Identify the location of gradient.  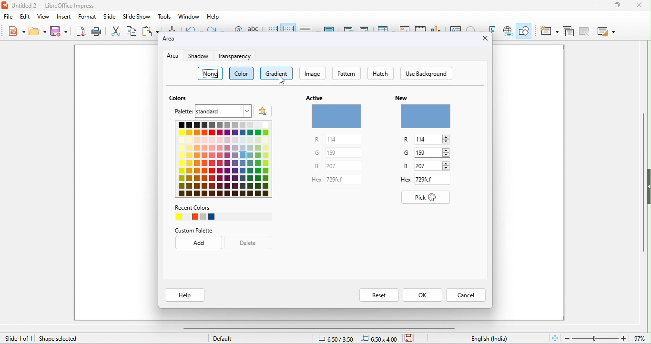
(276, 73).